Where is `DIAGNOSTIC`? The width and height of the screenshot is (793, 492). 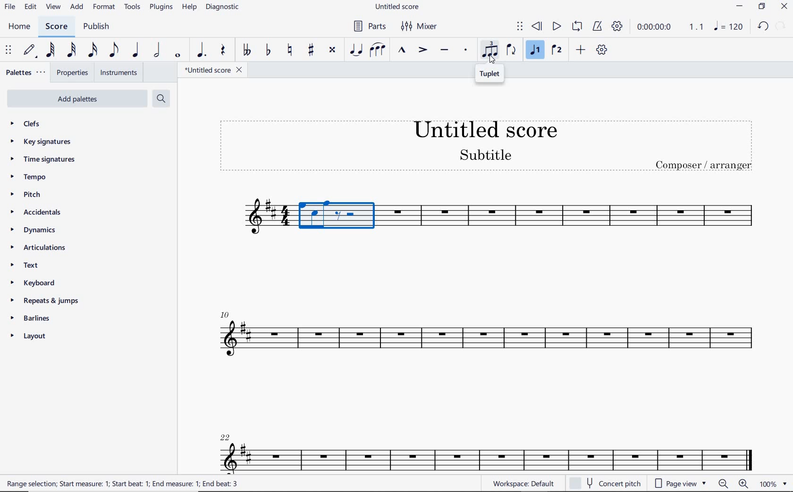 DIAGNOSTIC is located at coordinates (224, 8).